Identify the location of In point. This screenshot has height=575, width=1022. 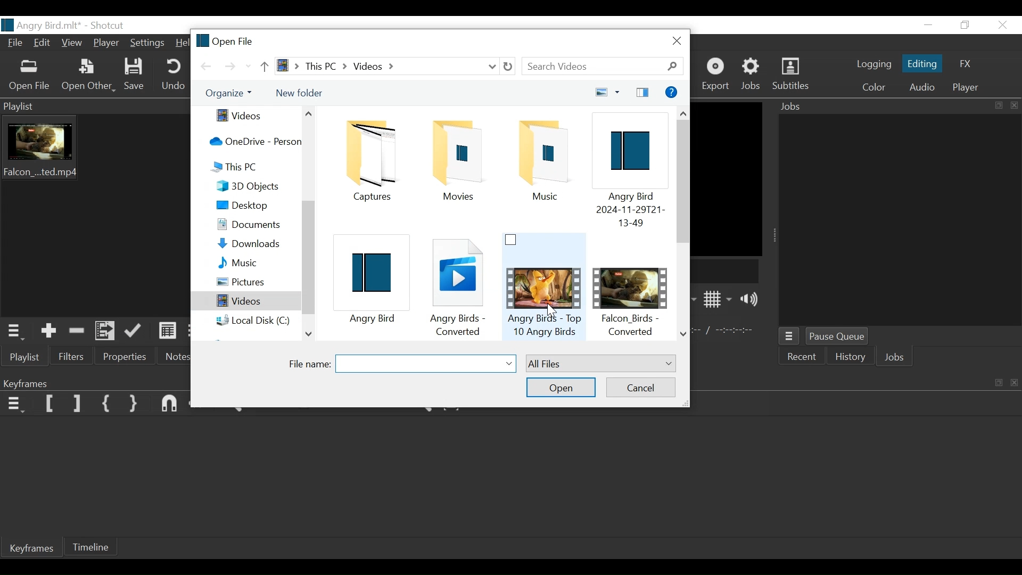
(724, 331).